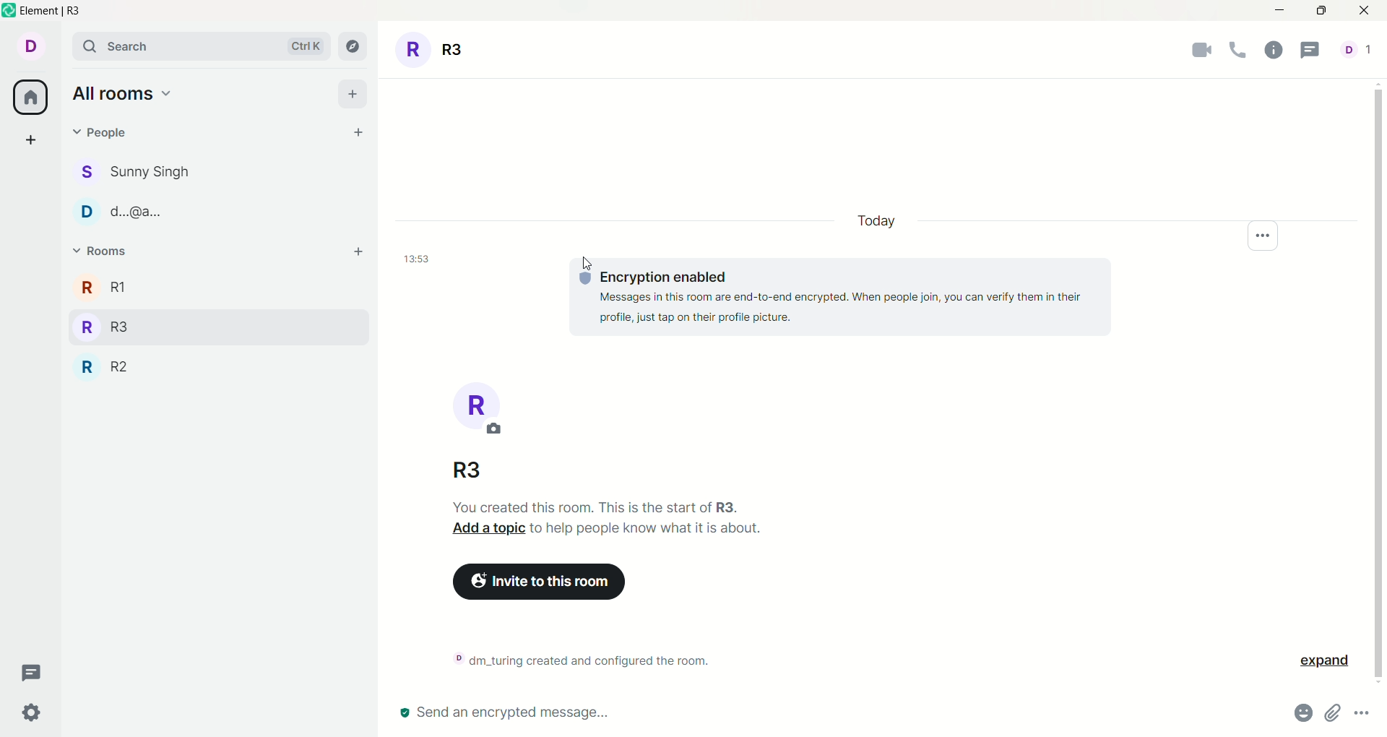  Describe the element at coordinates (353, 92) in the screenshot. I see `add` at that location.